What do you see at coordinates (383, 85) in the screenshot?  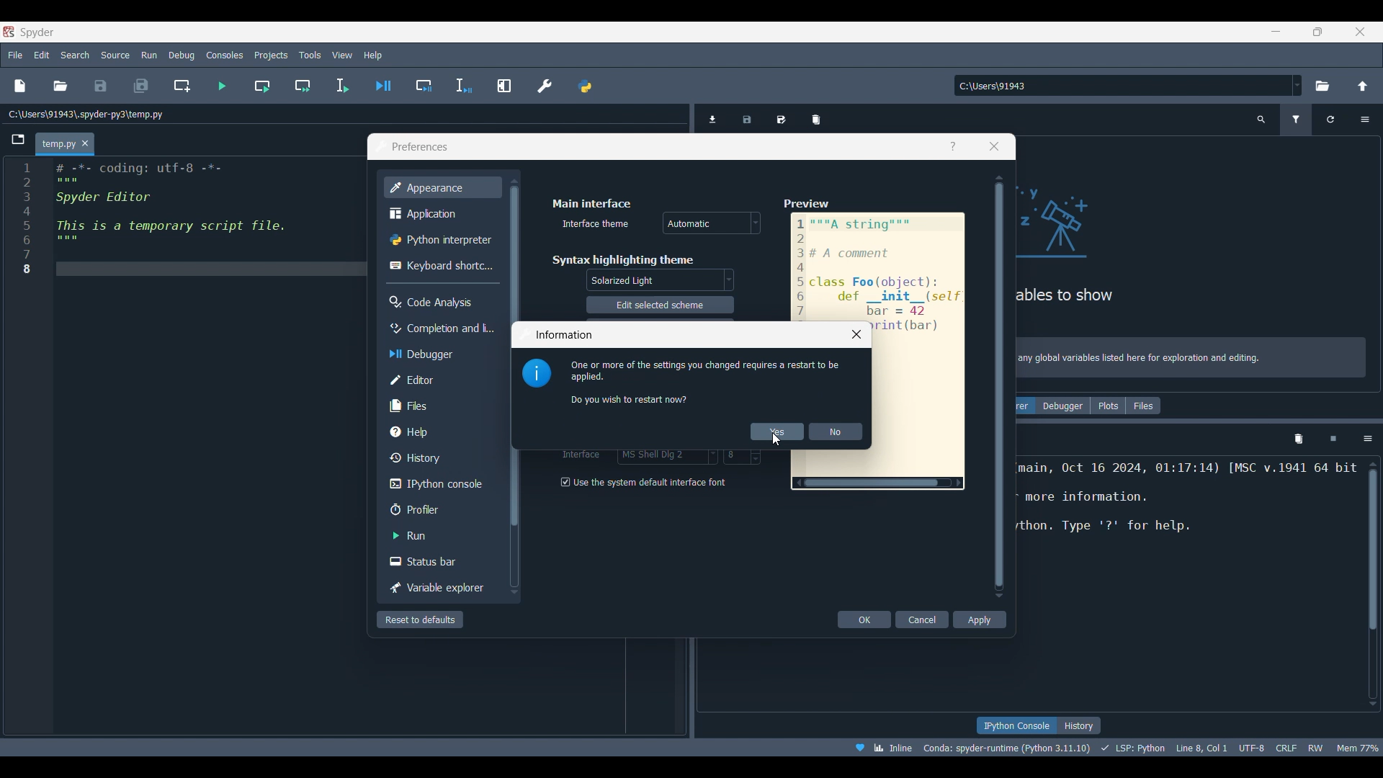 I see `Debug file` at bounding box center [383, 85].